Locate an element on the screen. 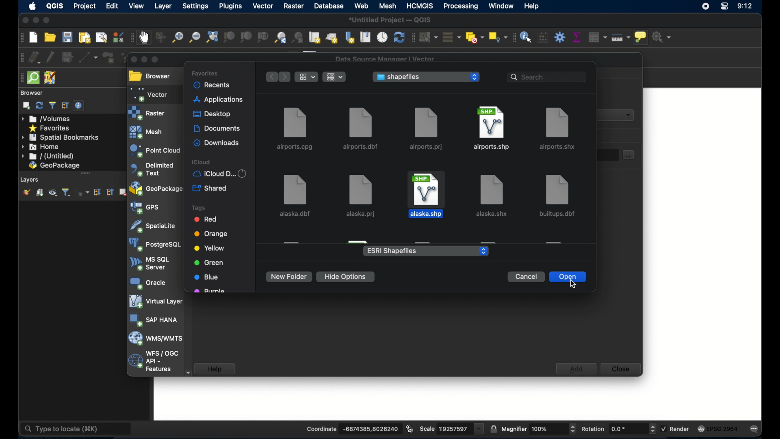 The height and width of the screenshot is (439, 780). type to locate is located at coordinates (57, 428).